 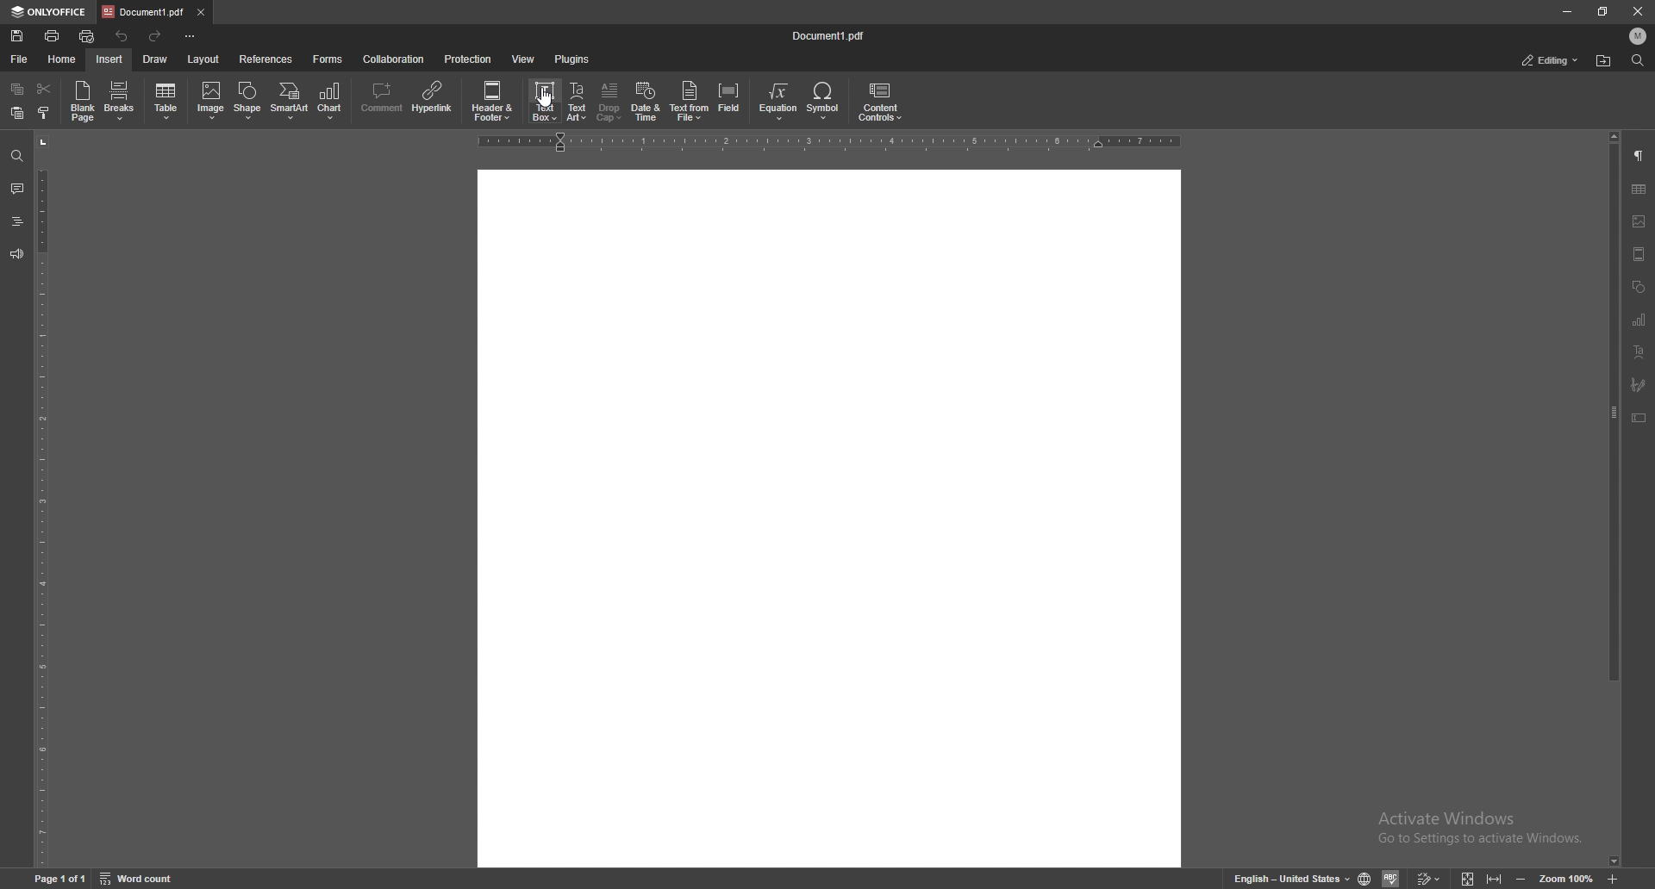 What do you see at coordinates (1365, 879) in the screenshot?
I see `set doc language` at bounding box center [1365, 879].